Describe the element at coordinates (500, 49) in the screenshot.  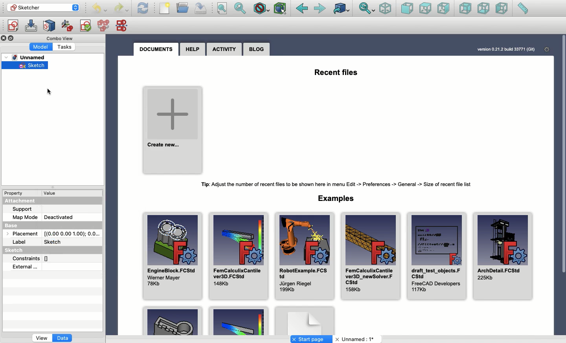
I see `Version` at that location.